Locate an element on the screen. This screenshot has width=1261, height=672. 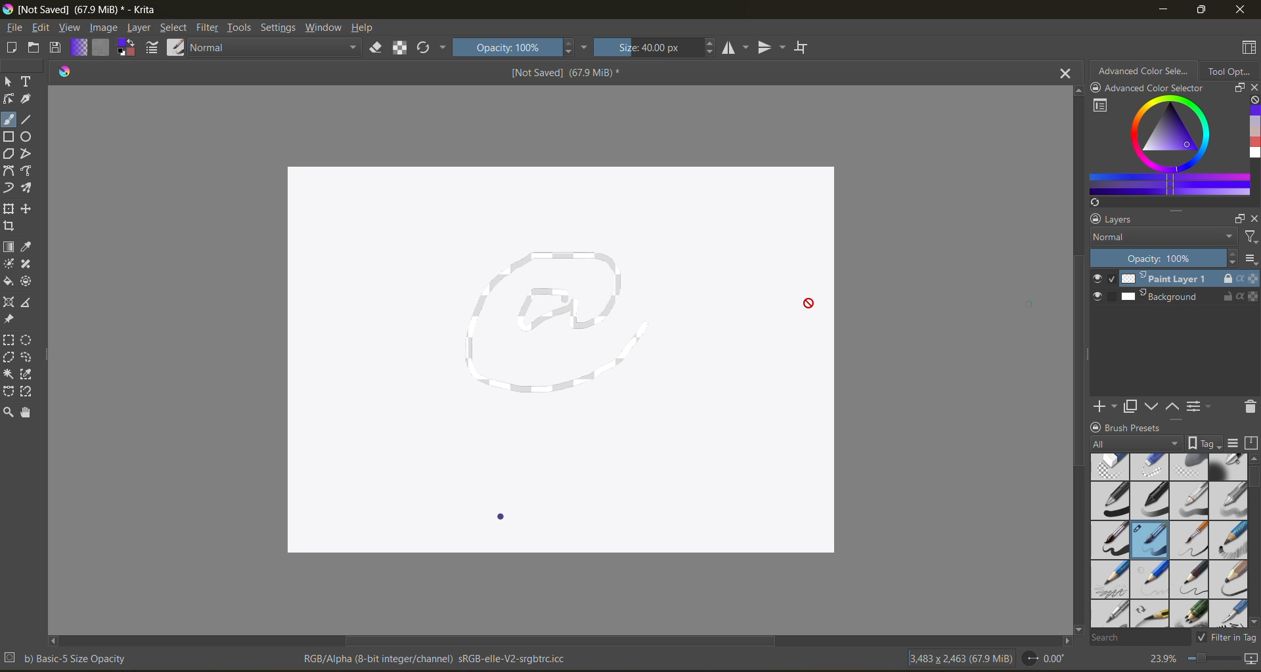
horizontal scroll bar is located at coordinates (579, 642).